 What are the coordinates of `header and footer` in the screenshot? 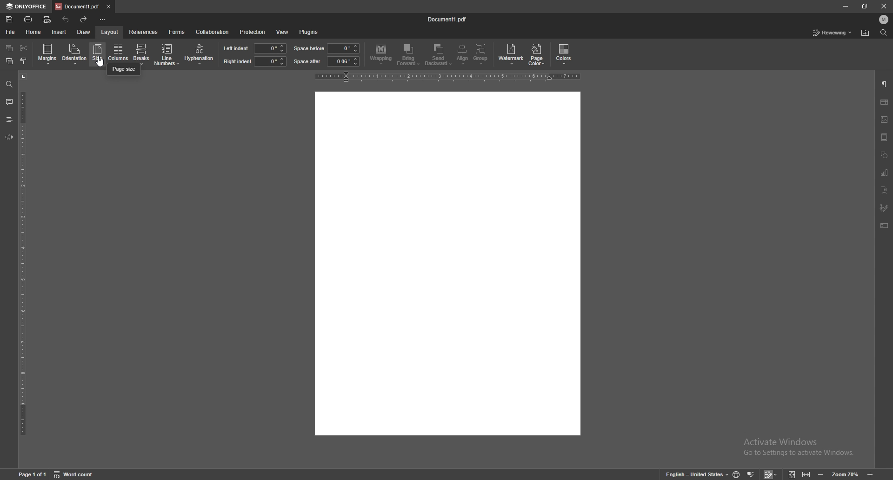 It's located at (884, 137).